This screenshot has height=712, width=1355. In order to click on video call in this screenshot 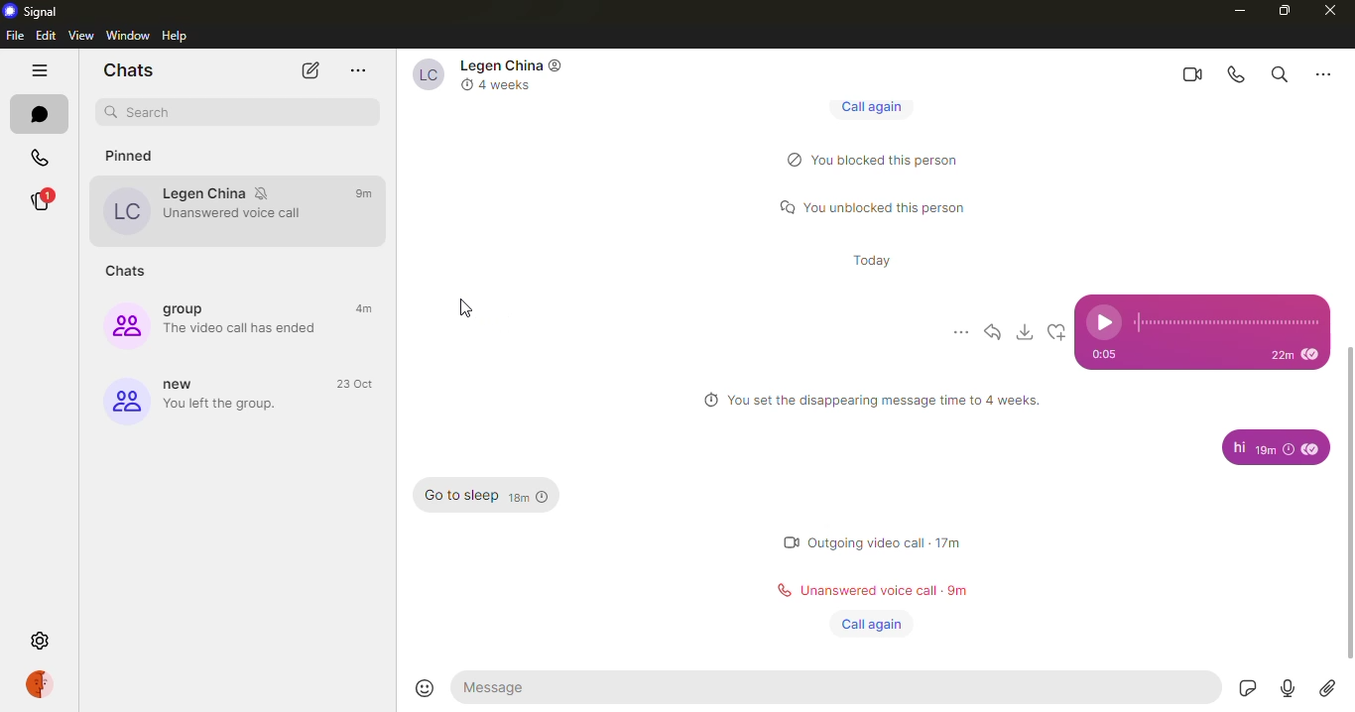, I will do `click(1186, 72)`.